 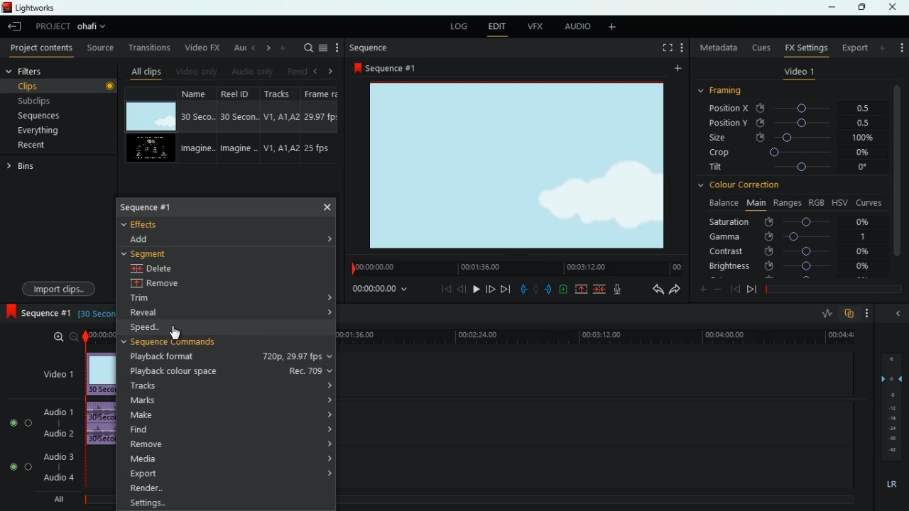 What do you see at coordinates (283, 48) in the screenshot?
I see `more` at bounding box center [283, 48].